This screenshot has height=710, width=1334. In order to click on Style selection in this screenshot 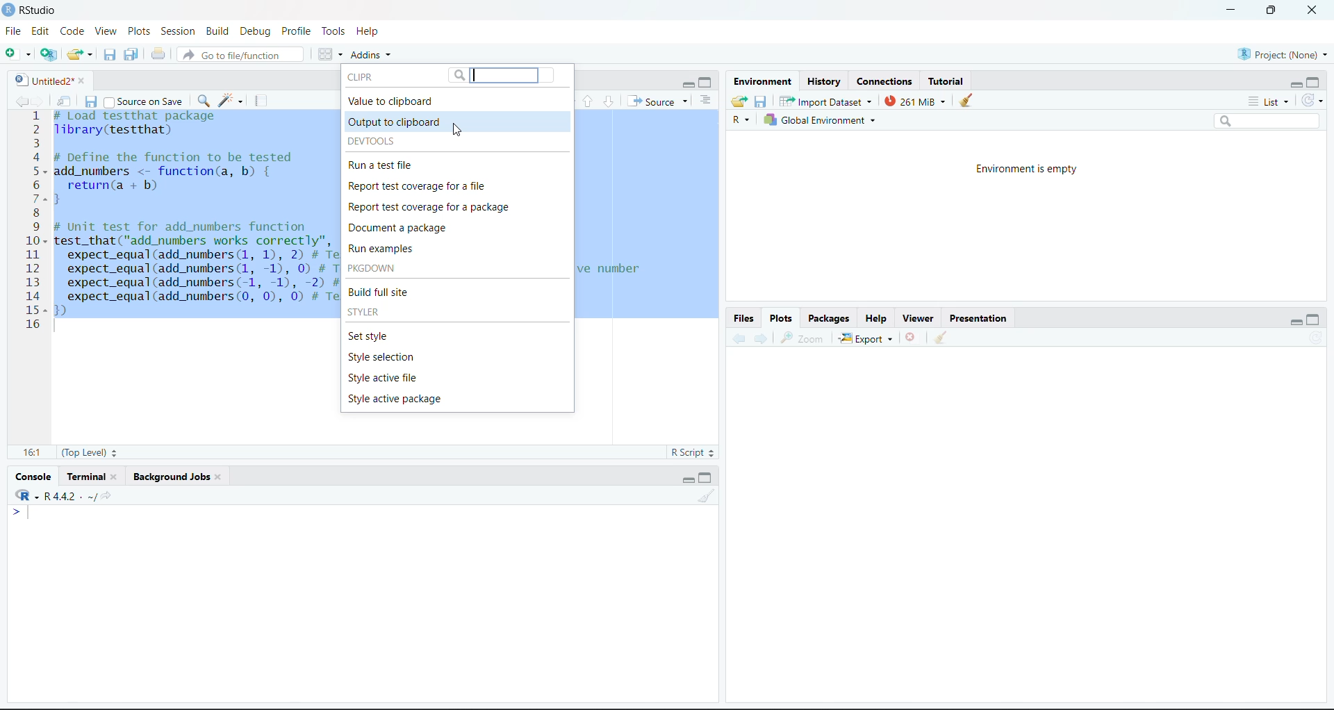, I will do `click(382, 356)`.